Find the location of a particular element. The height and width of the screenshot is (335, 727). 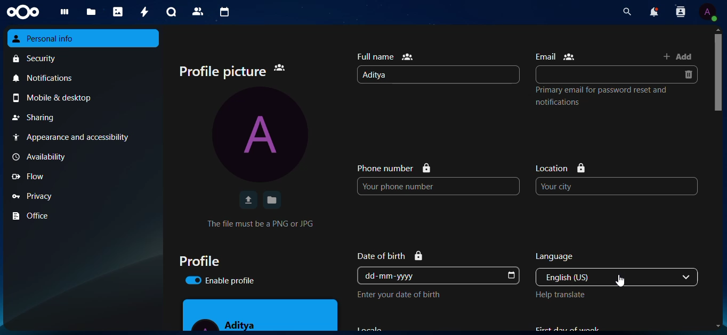

availability is located at coordinates (44, 157).